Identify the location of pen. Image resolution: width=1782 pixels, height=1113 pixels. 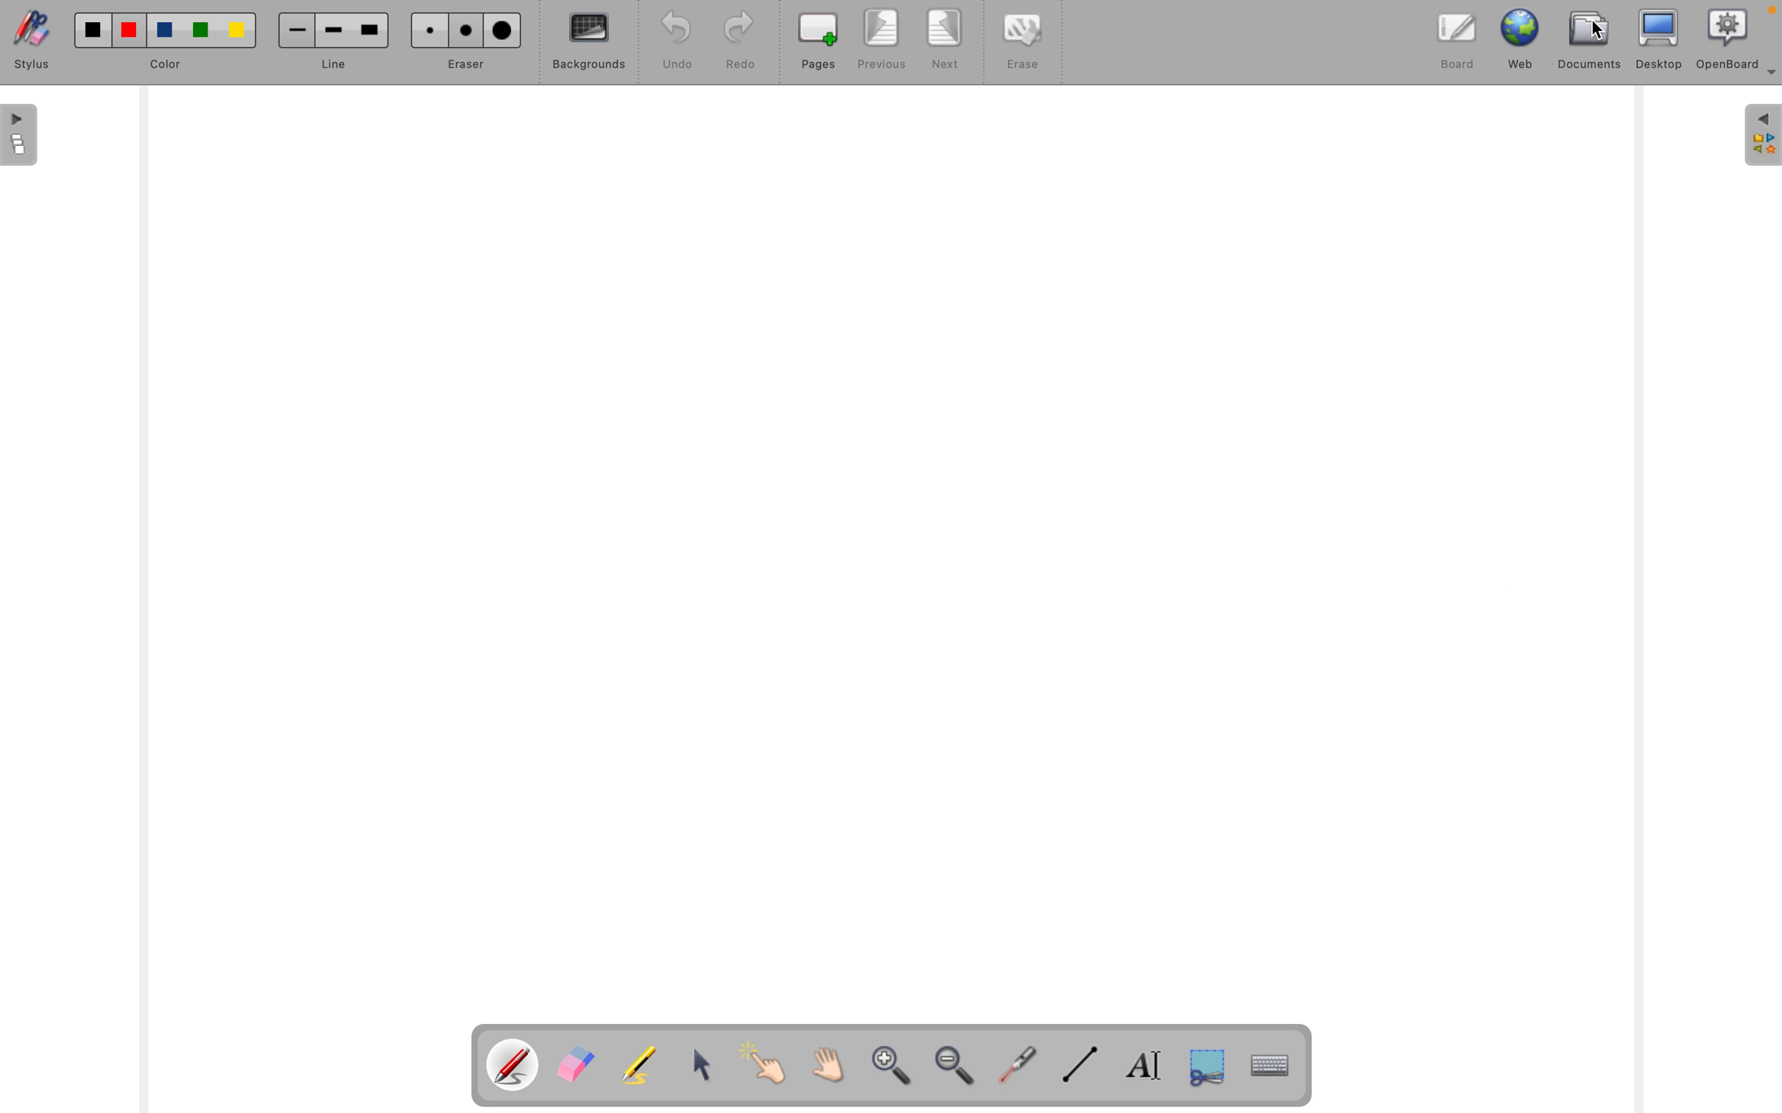
(506, 1064).